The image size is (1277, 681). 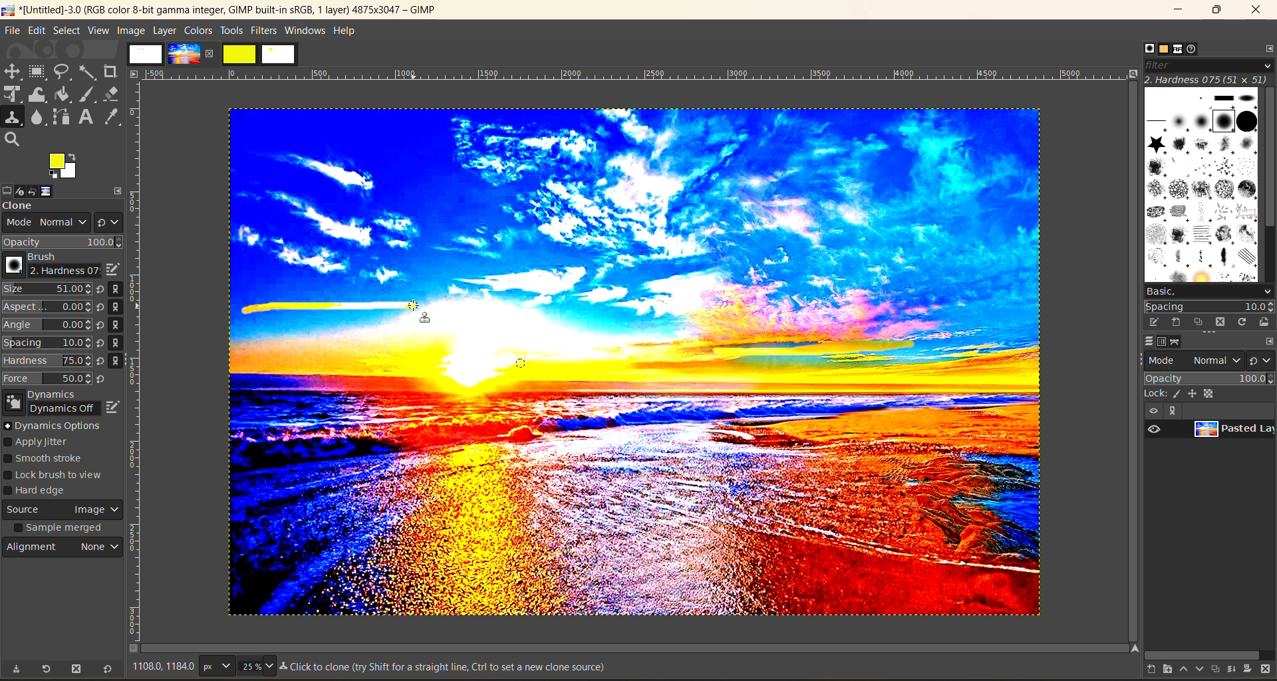 What do you see at coordinates (1175, 323) in the screenshot?
I see `create a new brush` at bounding box center [1175, 323].